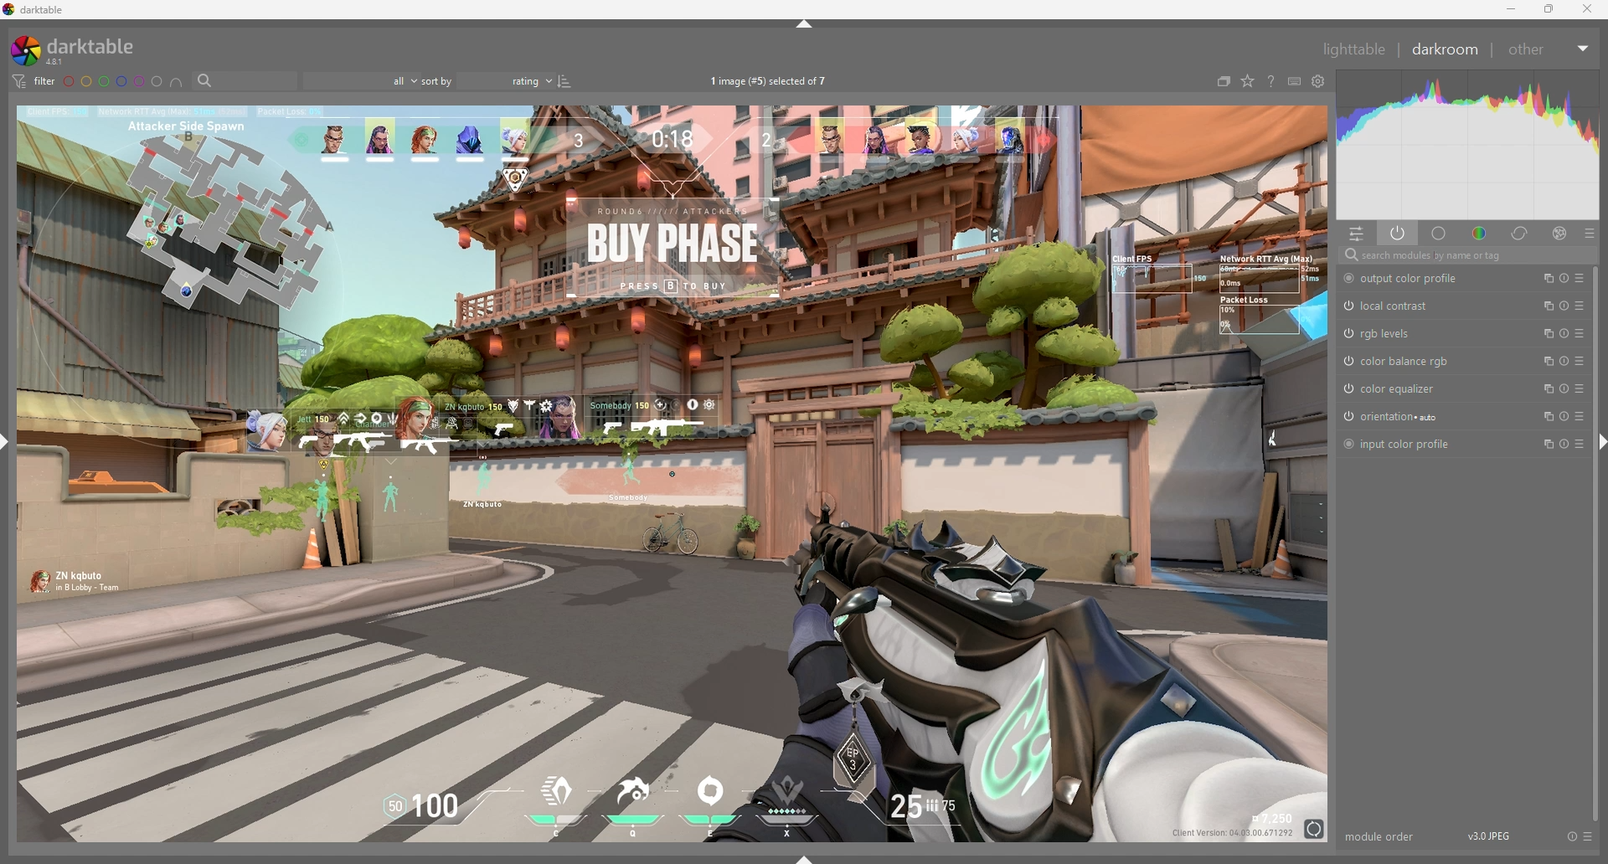  What do you see at coordinates (1550, 49) in the screenshot?
I see `other` at bounding box center [1550, 49].